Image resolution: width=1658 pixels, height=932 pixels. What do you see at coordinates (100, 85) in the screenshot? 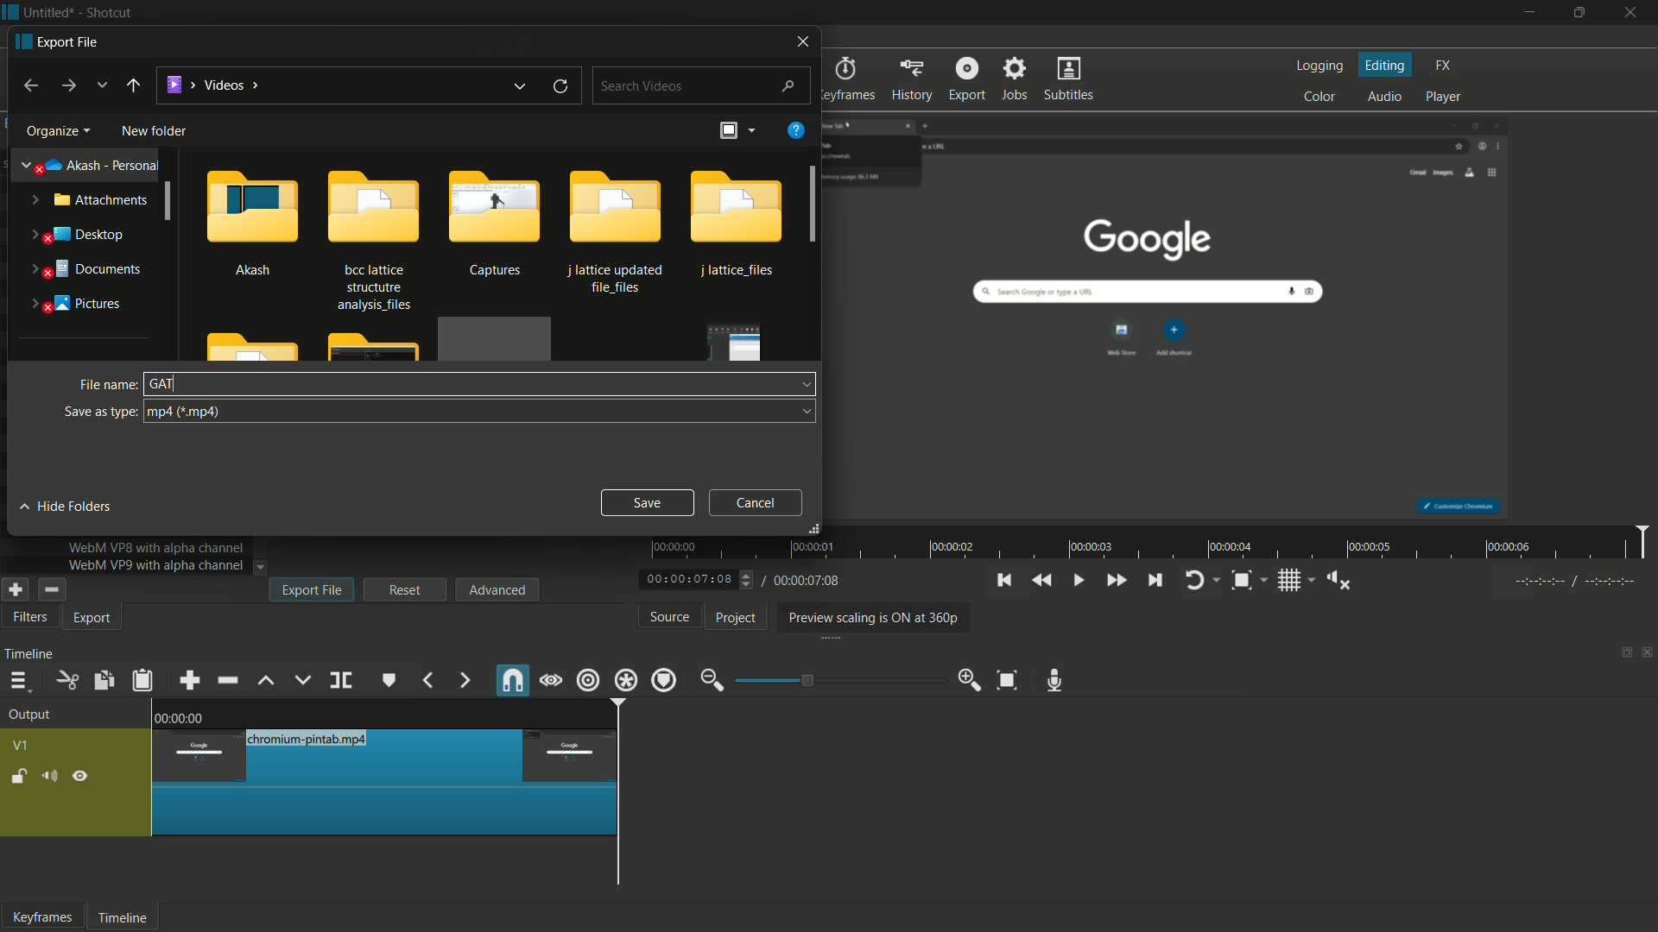
I see `recent locations` at bounding box center [100, 85].